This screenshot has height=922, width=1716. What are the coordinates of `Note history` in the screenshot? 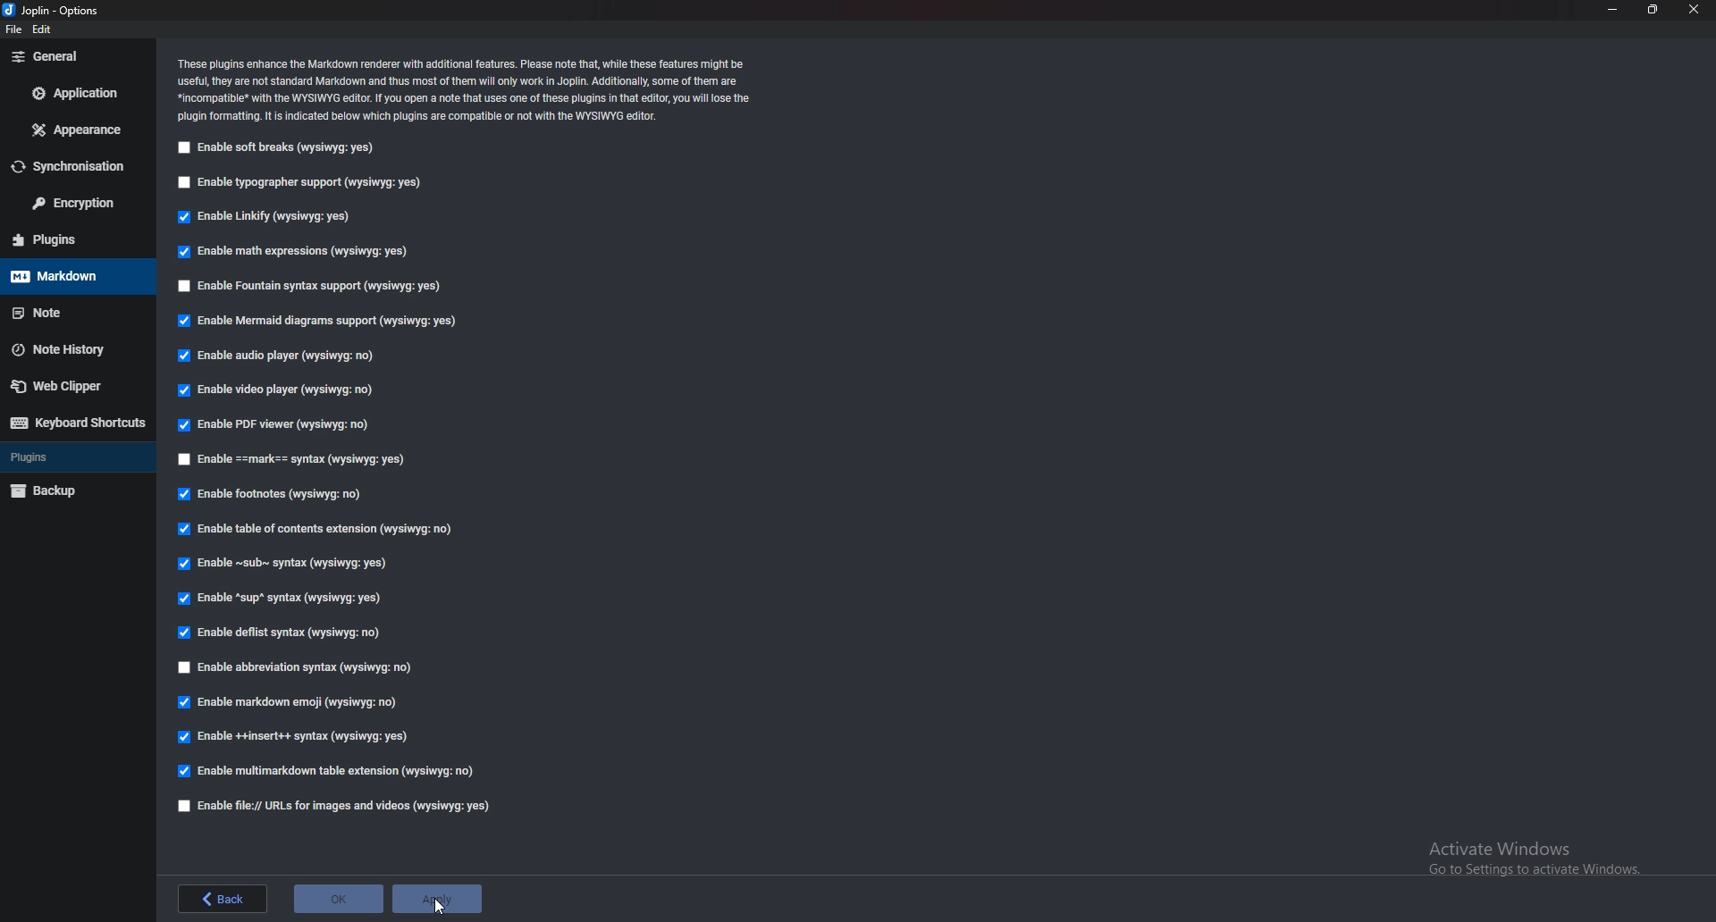 It's located at (68, 348).